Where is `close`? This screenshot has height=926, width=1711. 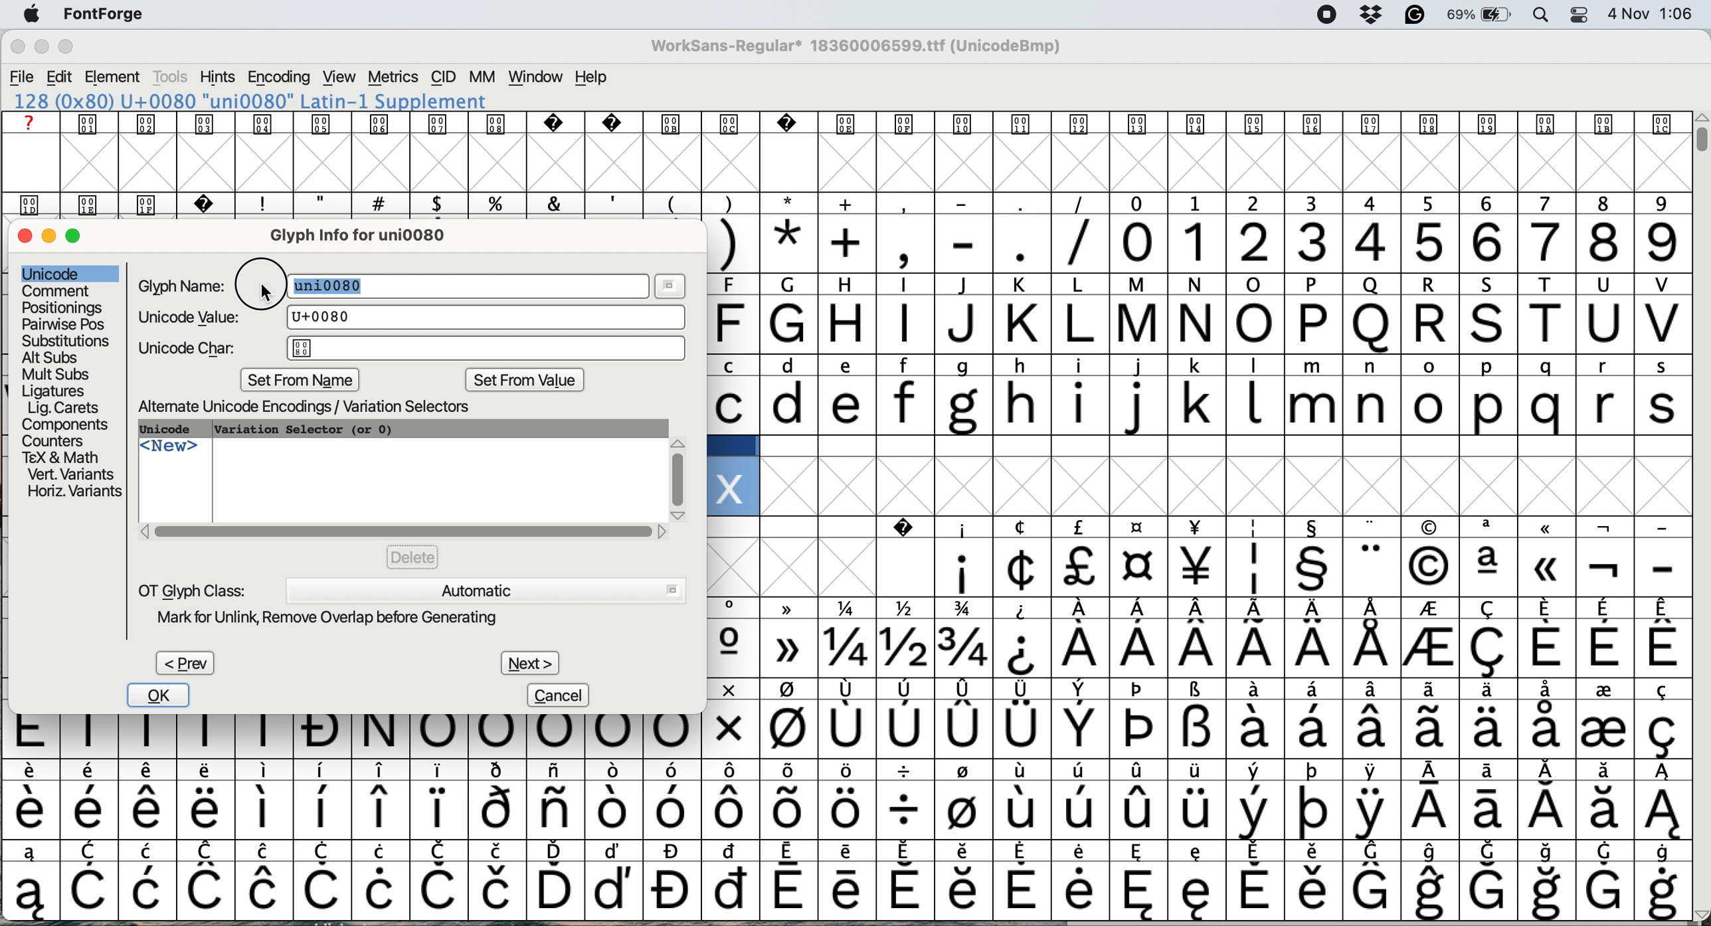
close is located at coordinates (25, 237).